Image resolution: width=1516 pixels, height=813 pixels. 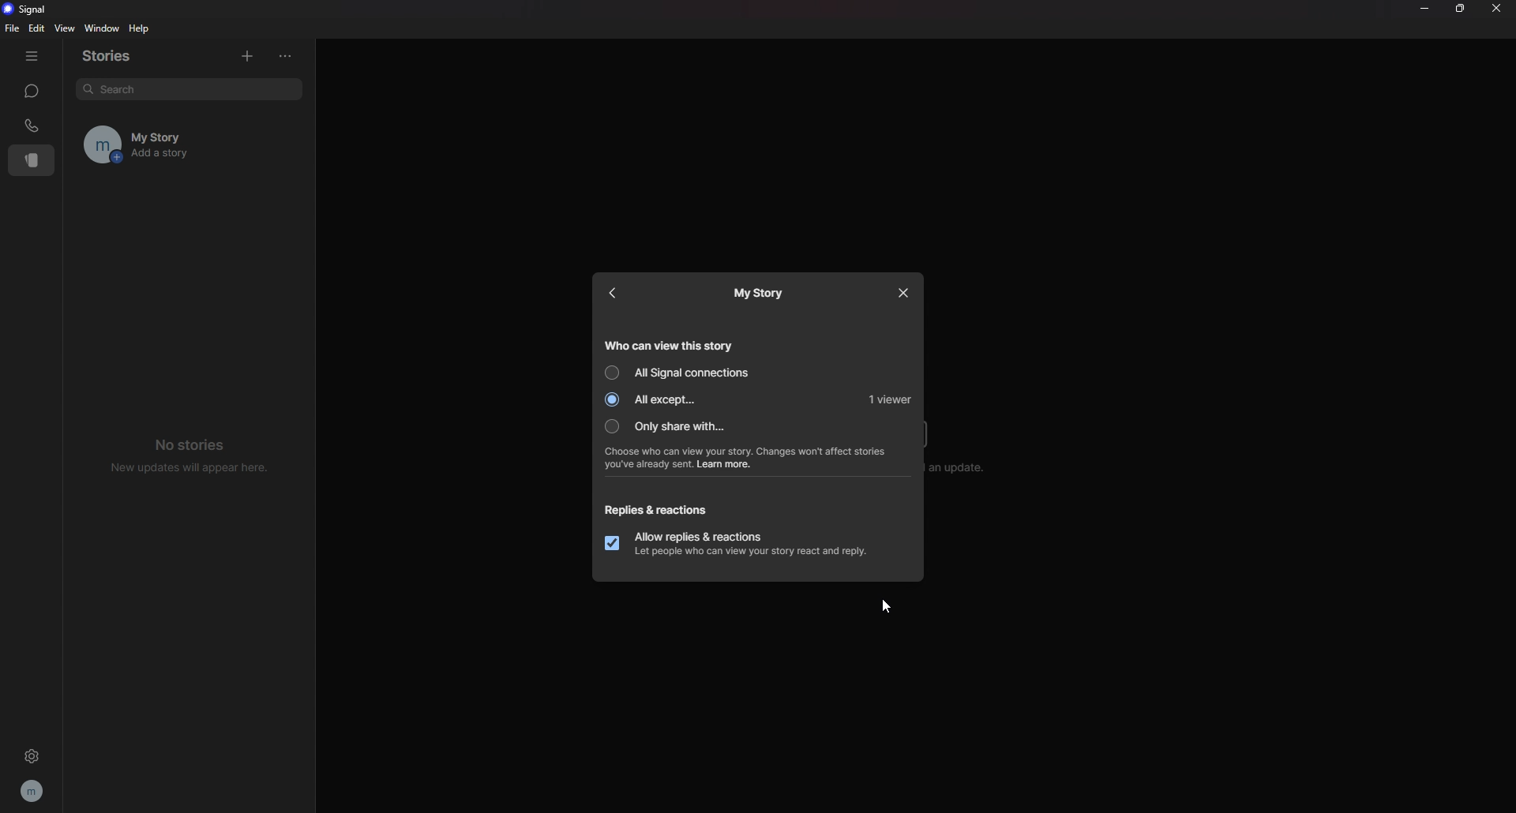 I want to click on settings, so click(x=32, y=755).